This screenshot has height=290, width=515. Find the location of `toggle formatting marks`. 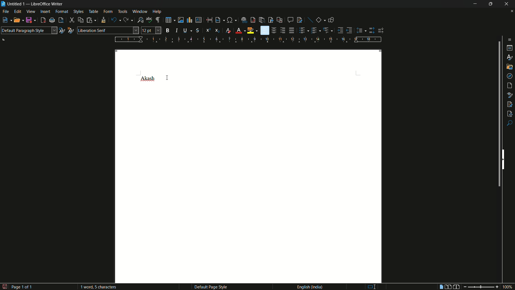

toggle formatting marks is located at coordinates (158, 20).